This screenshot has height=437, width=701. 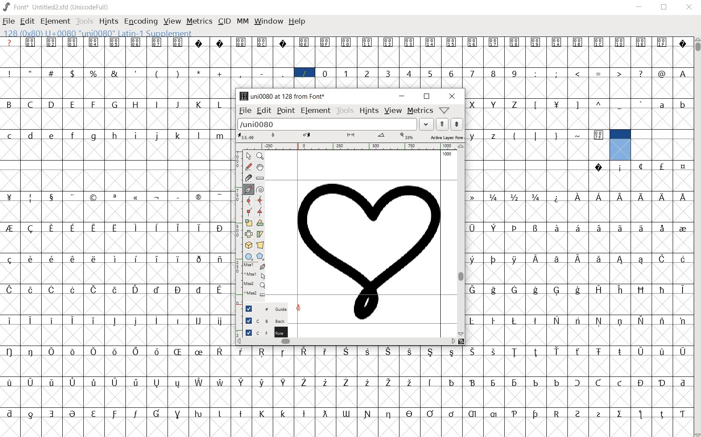 What do you see at coordinates (620, 352) in the screenshot?
I see `glyph` at bounding box center [620, 352].